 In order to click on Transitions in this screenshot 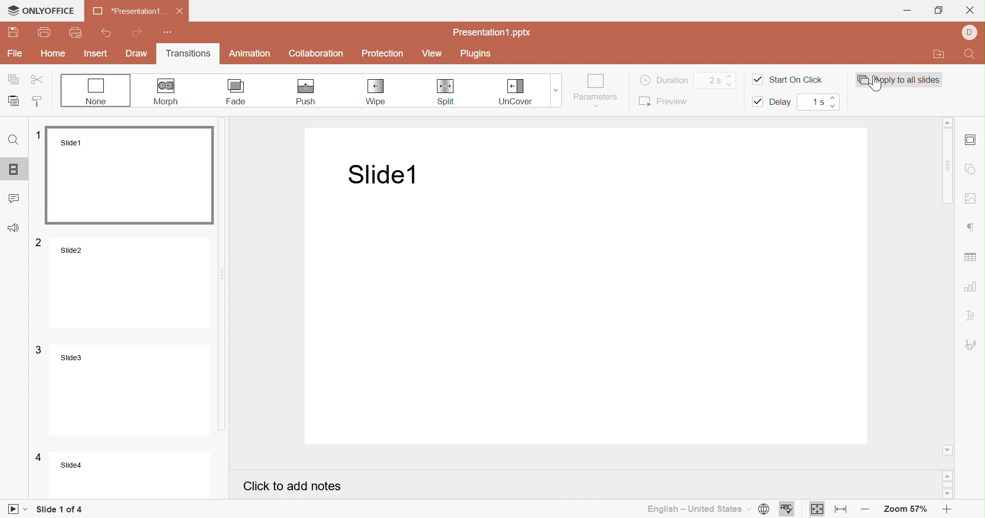, I will do `click(192, 54)`.